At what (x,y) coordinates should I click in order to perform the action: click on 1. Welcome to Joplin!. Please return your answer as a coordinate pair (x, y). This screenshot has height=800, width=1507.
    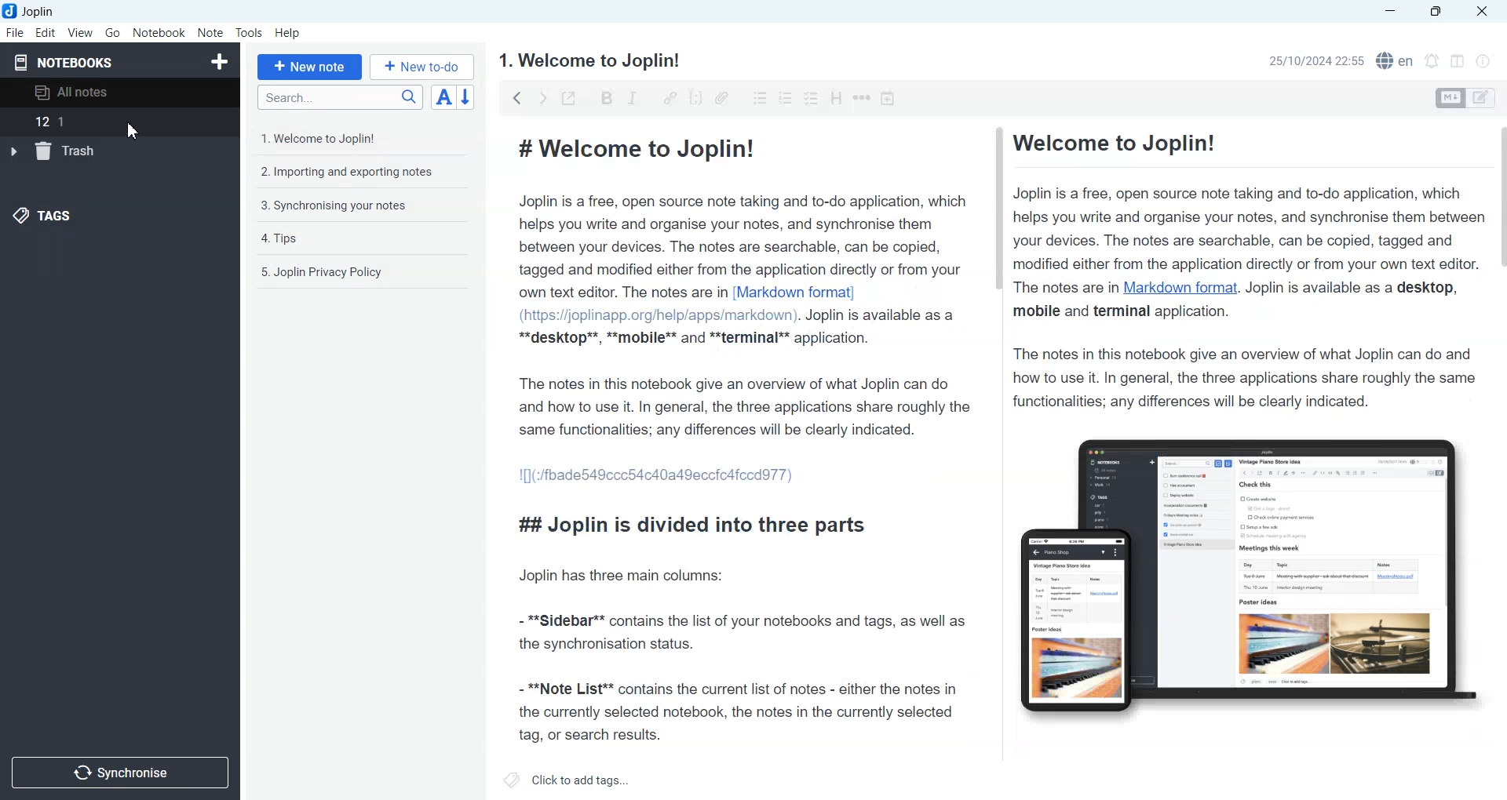
    Looking at the image, I should click on (588, 60).